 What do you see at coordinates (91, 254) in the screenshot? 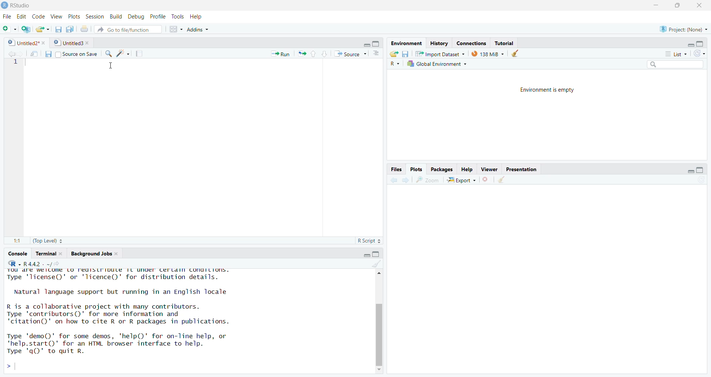
I see `ackground Jobs` at bounding box center [91, 254].